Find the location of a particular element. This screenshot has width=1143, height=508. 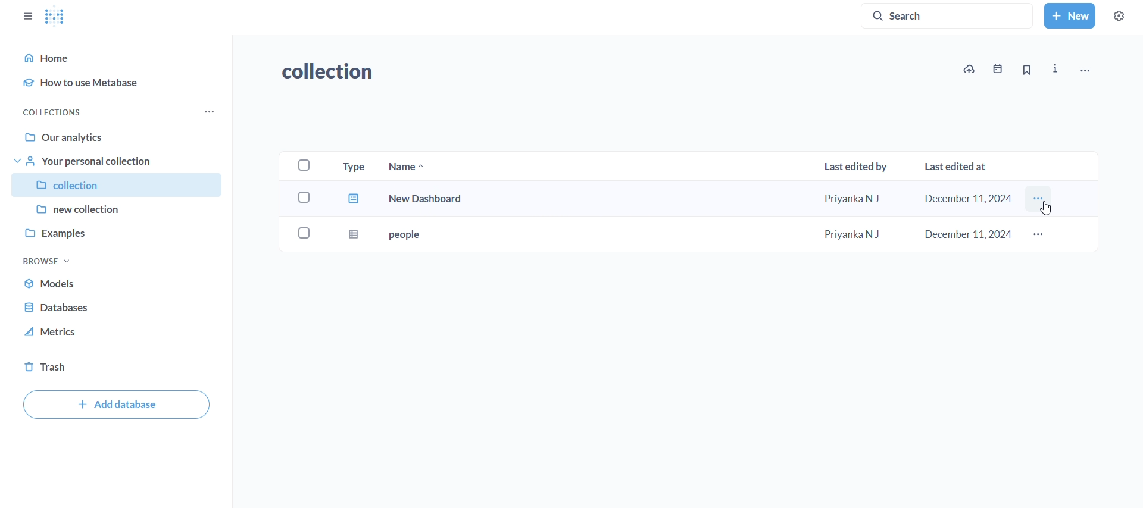

metrics is located at coordinates (54, 333).